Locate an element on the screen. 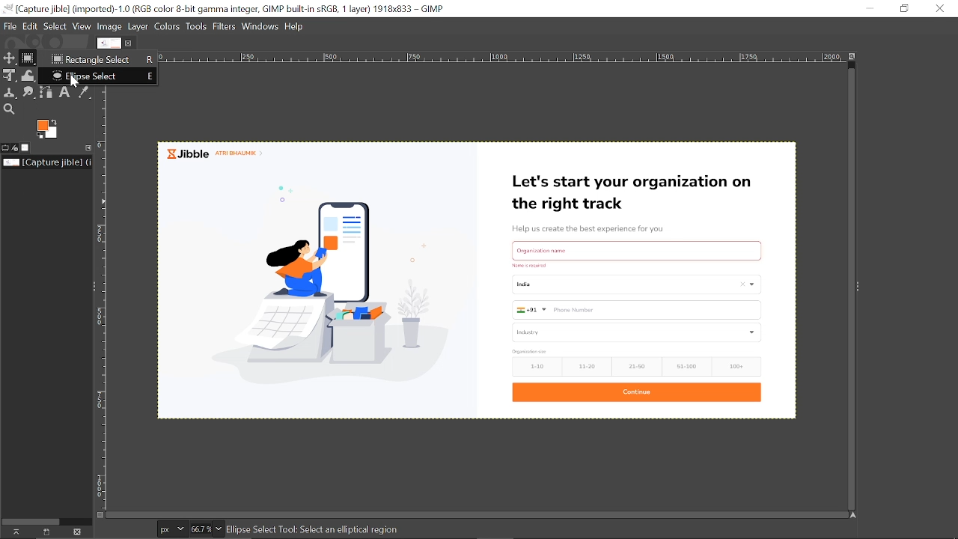  vertical scroll bar is located at coordinates (844, 285).